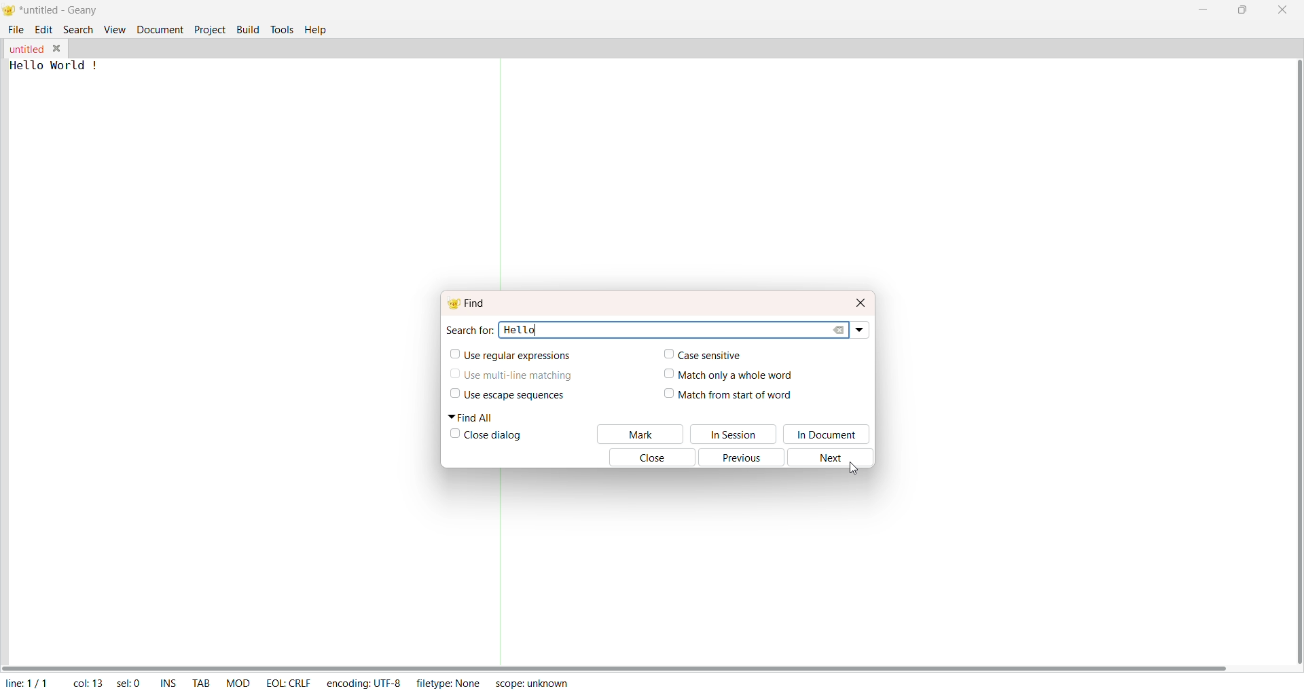 Image resolution: width=1304 pixels, height=691 pixels. What do you see at coordinates (25, 50) in the screenshot?
I see `File Name` at bounding box center [25, 50].